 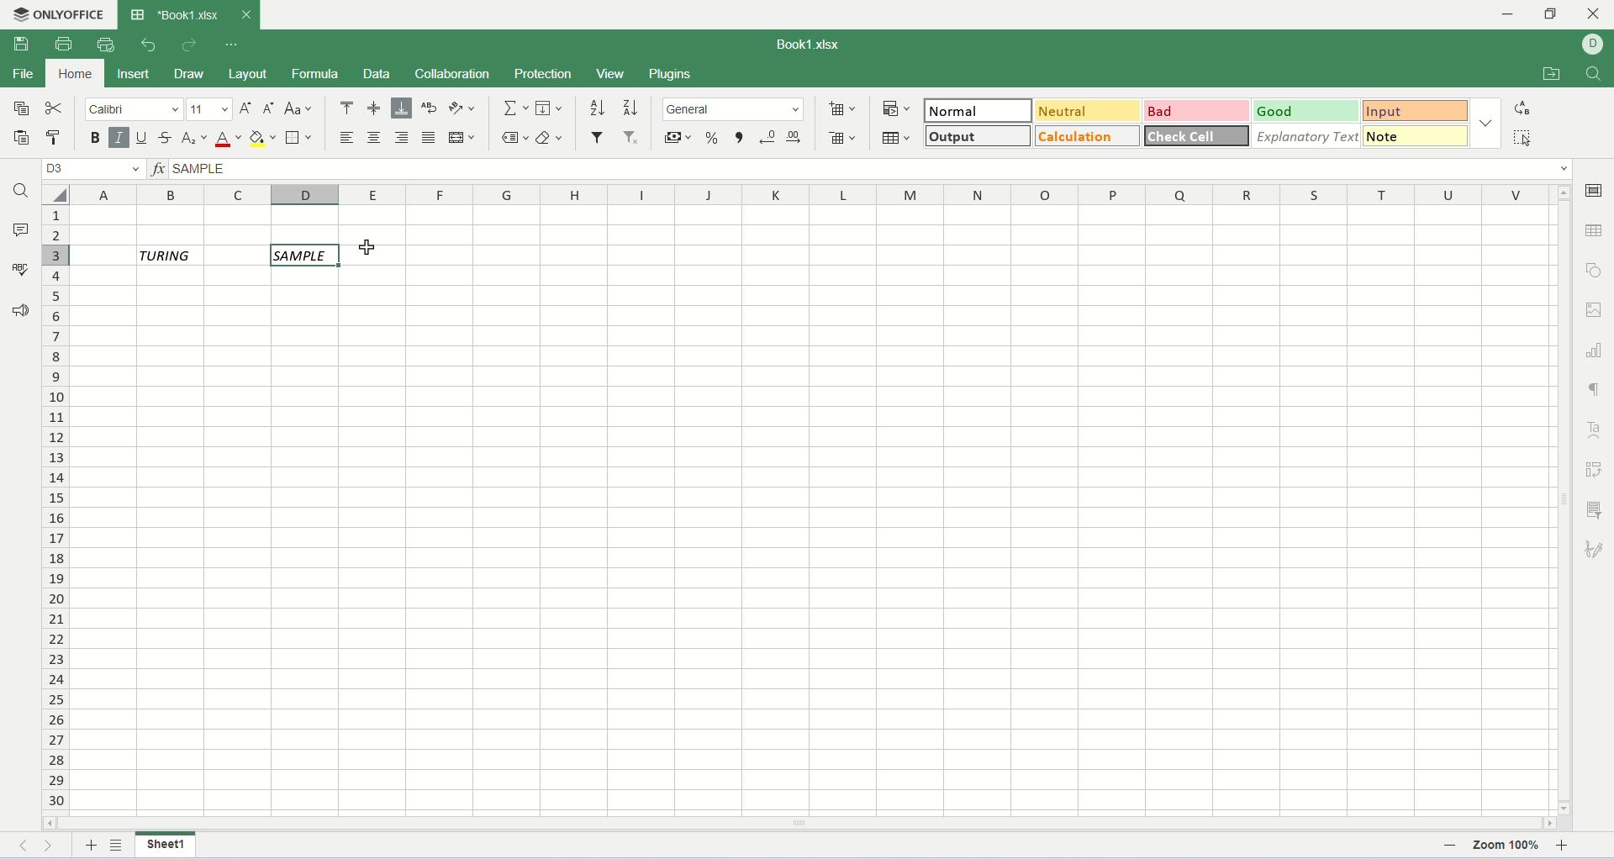 What do you see at coordinates (430, 108) in the screenshot?
I see `wrap text` at bounding box center [430, 108].